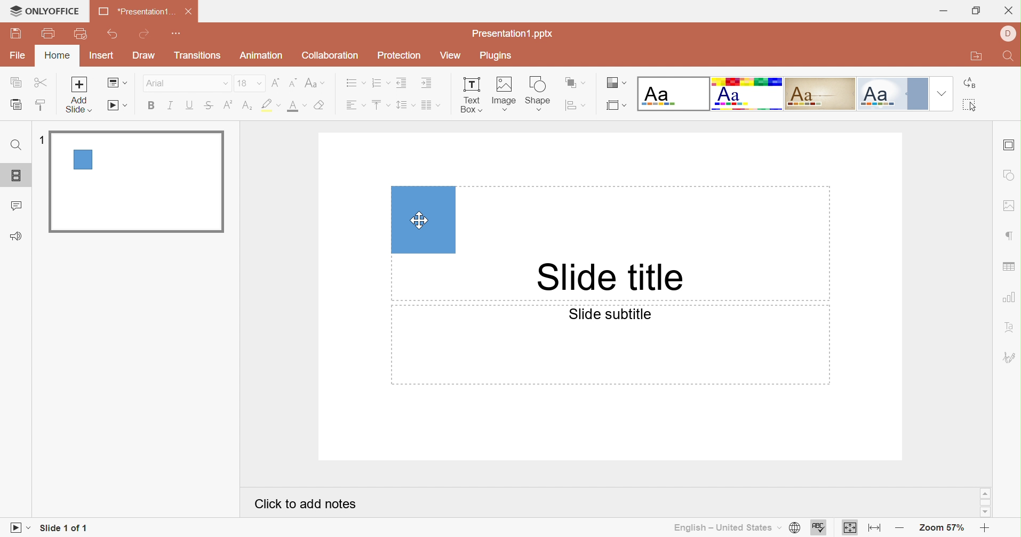  What do you see at coordinates (1009, 57) in the screenshot?
I see `Find` at bounding box center [1009, 57].